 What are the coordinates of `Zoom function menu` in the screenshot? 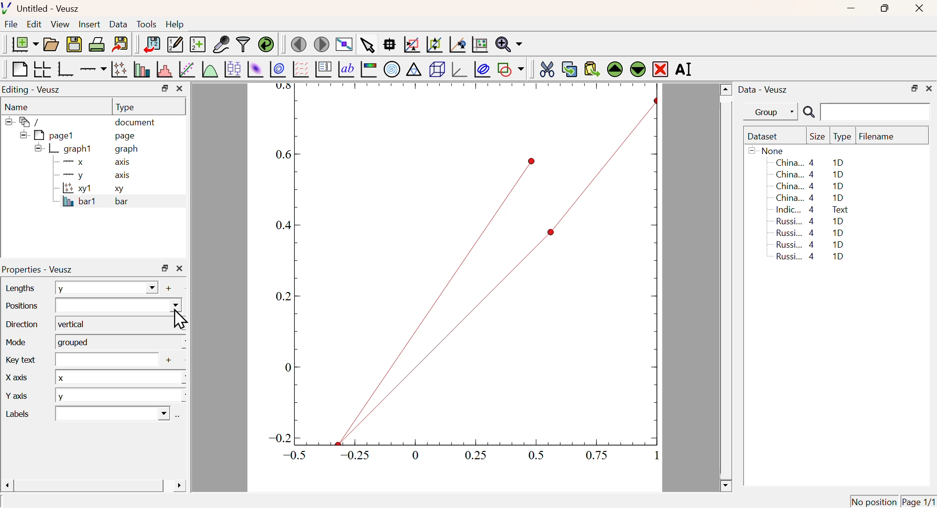 It's located at (509, 43).